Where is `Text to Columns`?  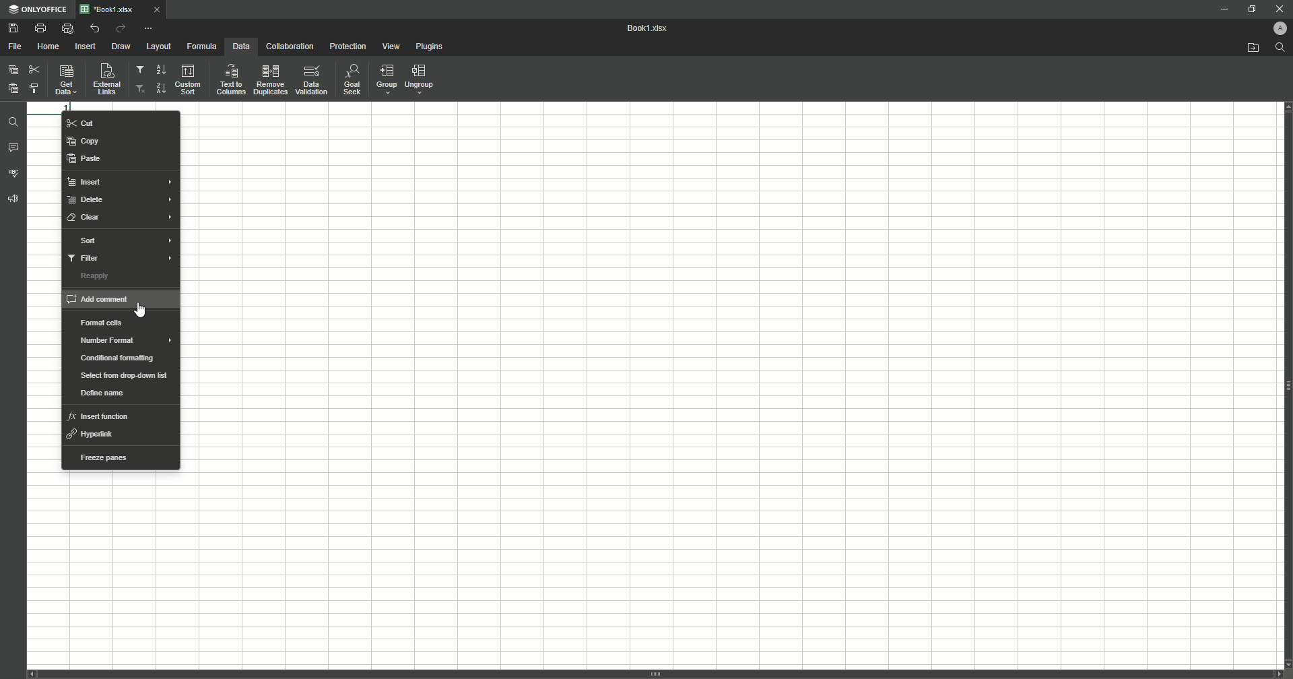
Text to Columns is located at coordinates (230, 79).